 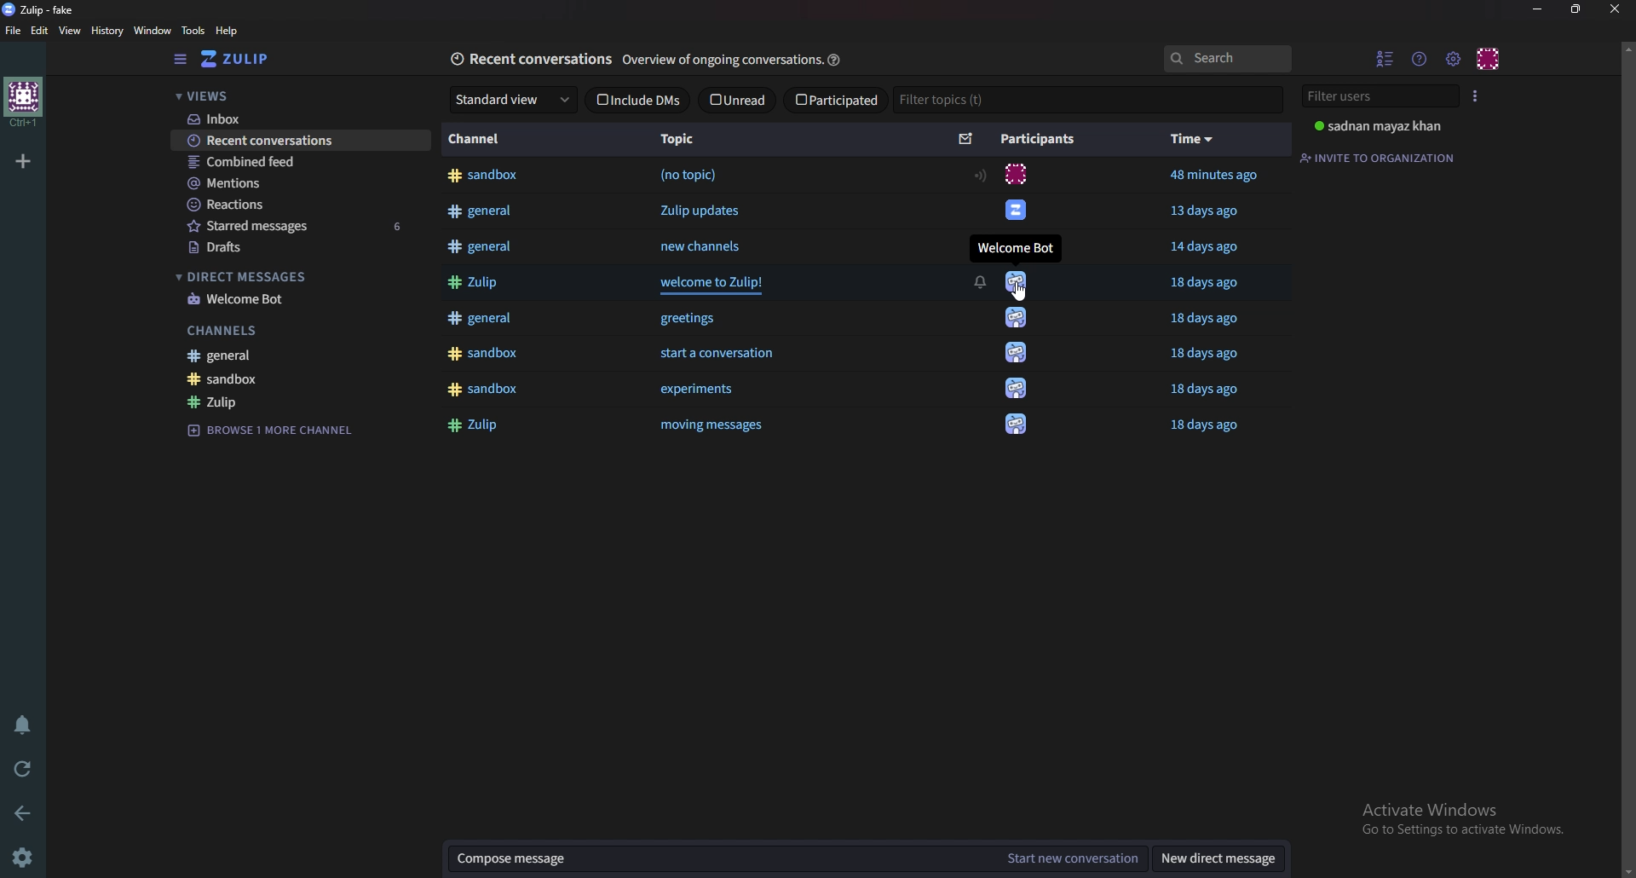 What do you see at coordinates (297, 277) in the screenshot?
I see `Direct messages` at bounding box center [297, 277].